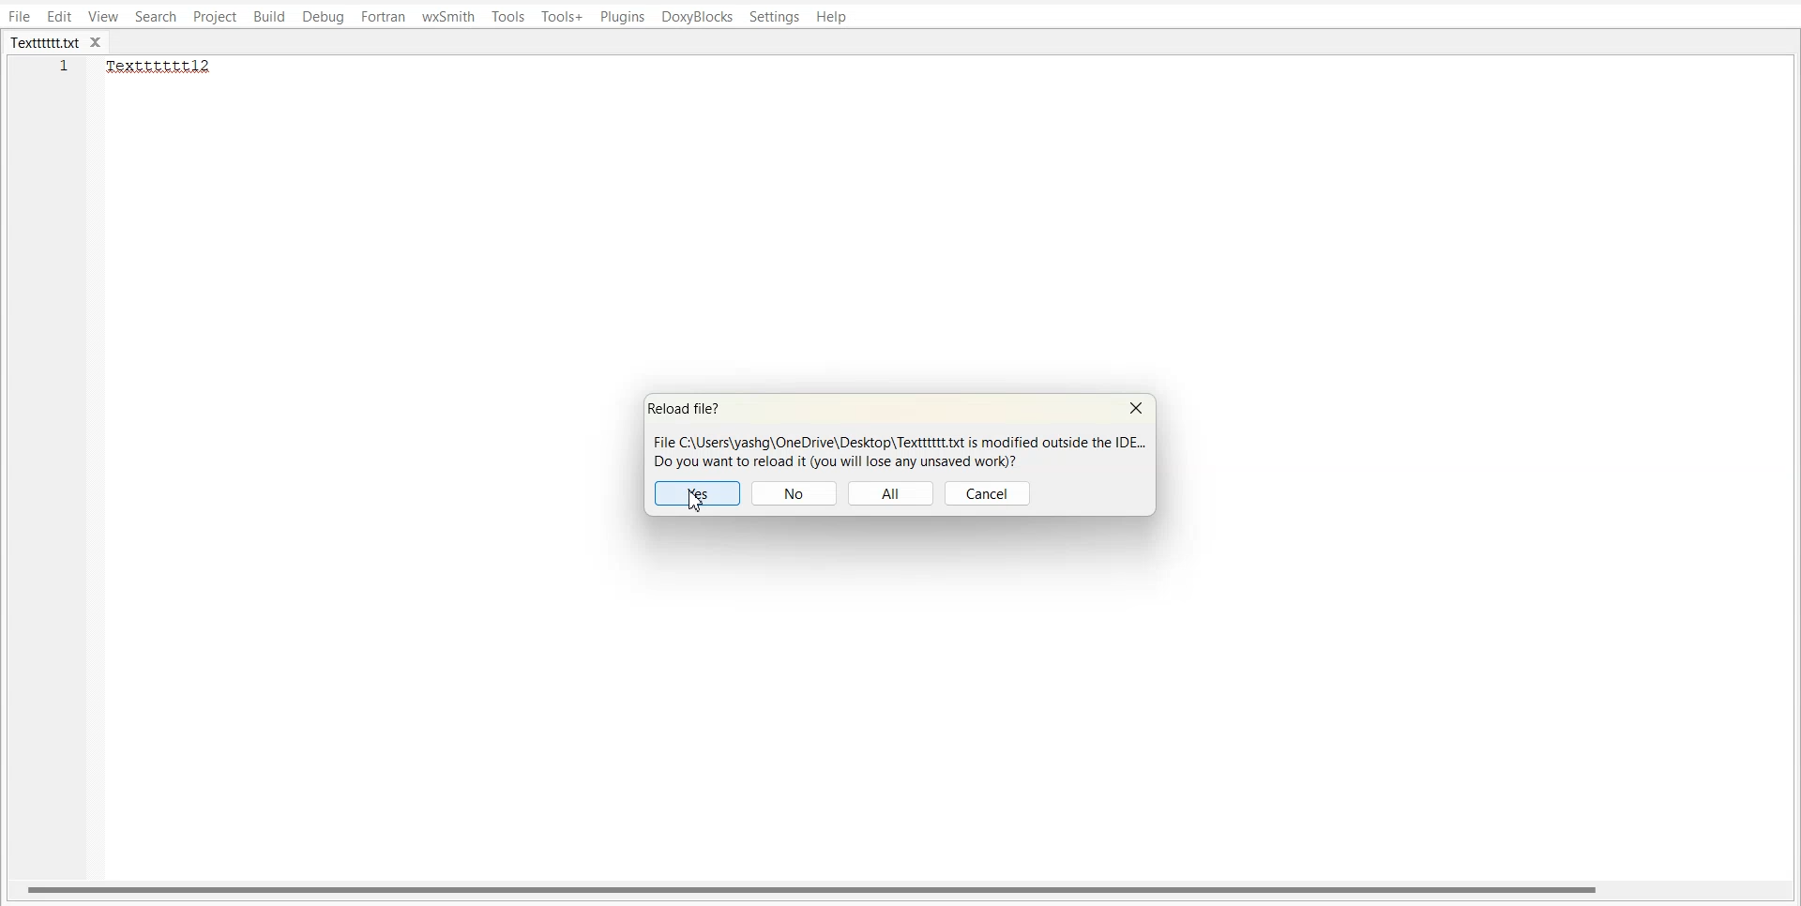 This screenshot has width=1801, height=906. I want to click on Horizontal scroll bar, so click(814, 888).